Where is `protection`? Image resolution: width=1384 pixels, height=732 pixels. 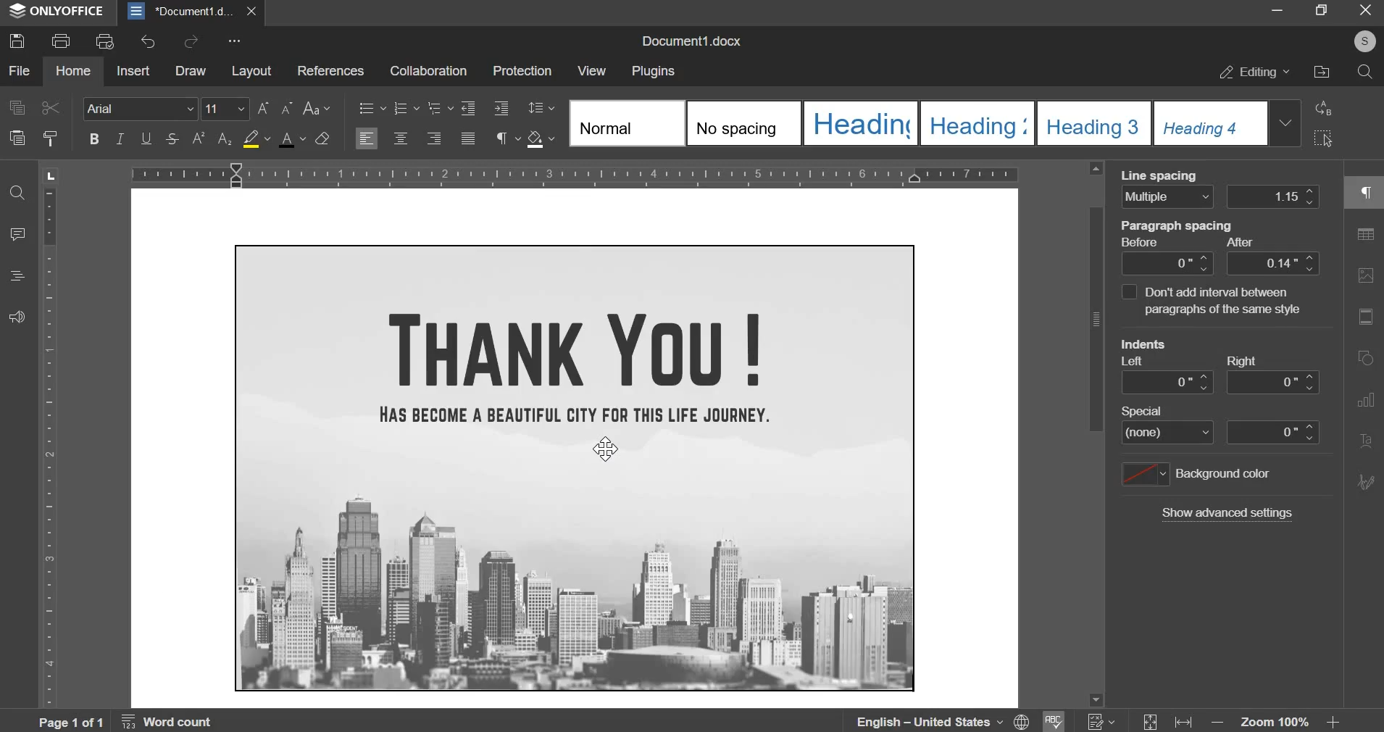
protection is located at coordinates (521, 72).